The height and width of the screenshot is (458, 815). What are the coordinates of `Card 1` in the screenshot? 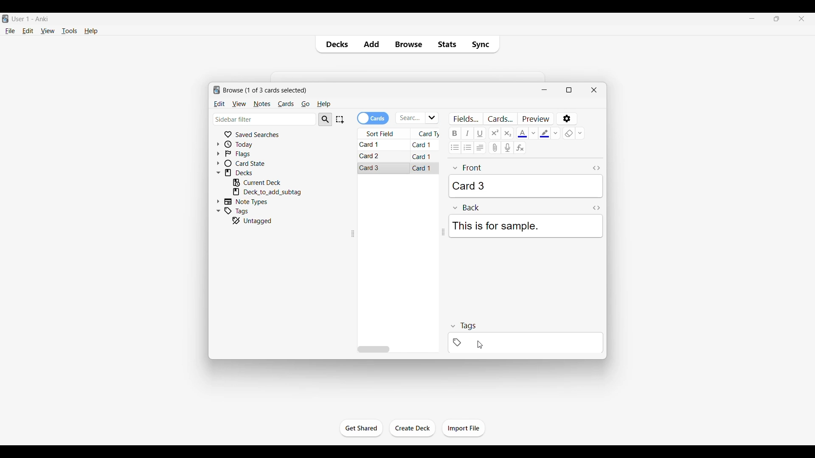 It's located at (422, 156).